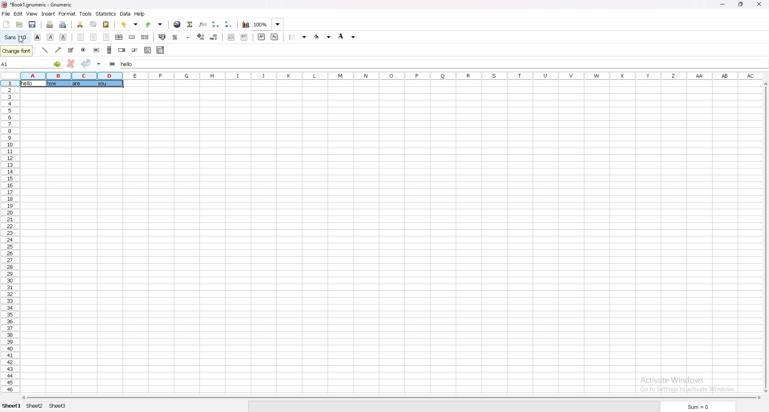 This screenshot has height=412, width=769. I want to click on accounting, so click(163, 37).